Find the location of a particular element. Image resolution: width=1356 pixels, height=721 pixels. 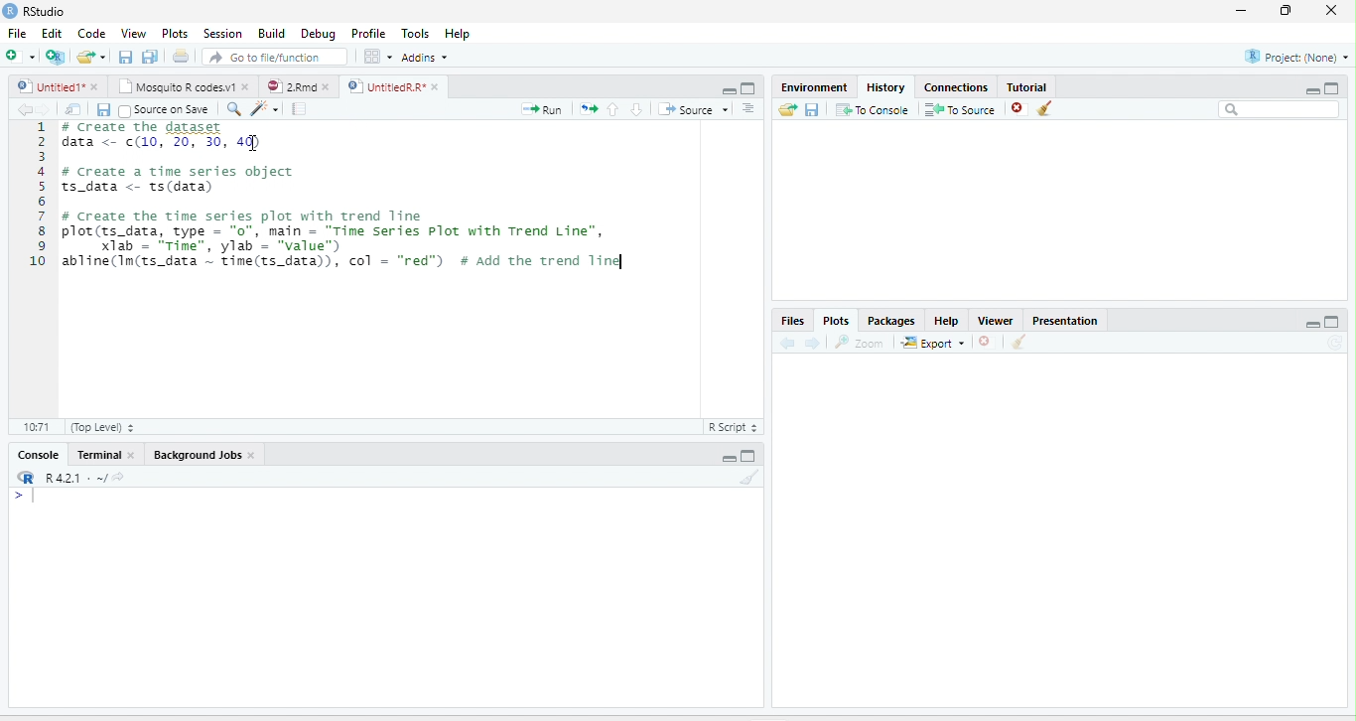

Workspace panes is located at coordinates (376, 56).